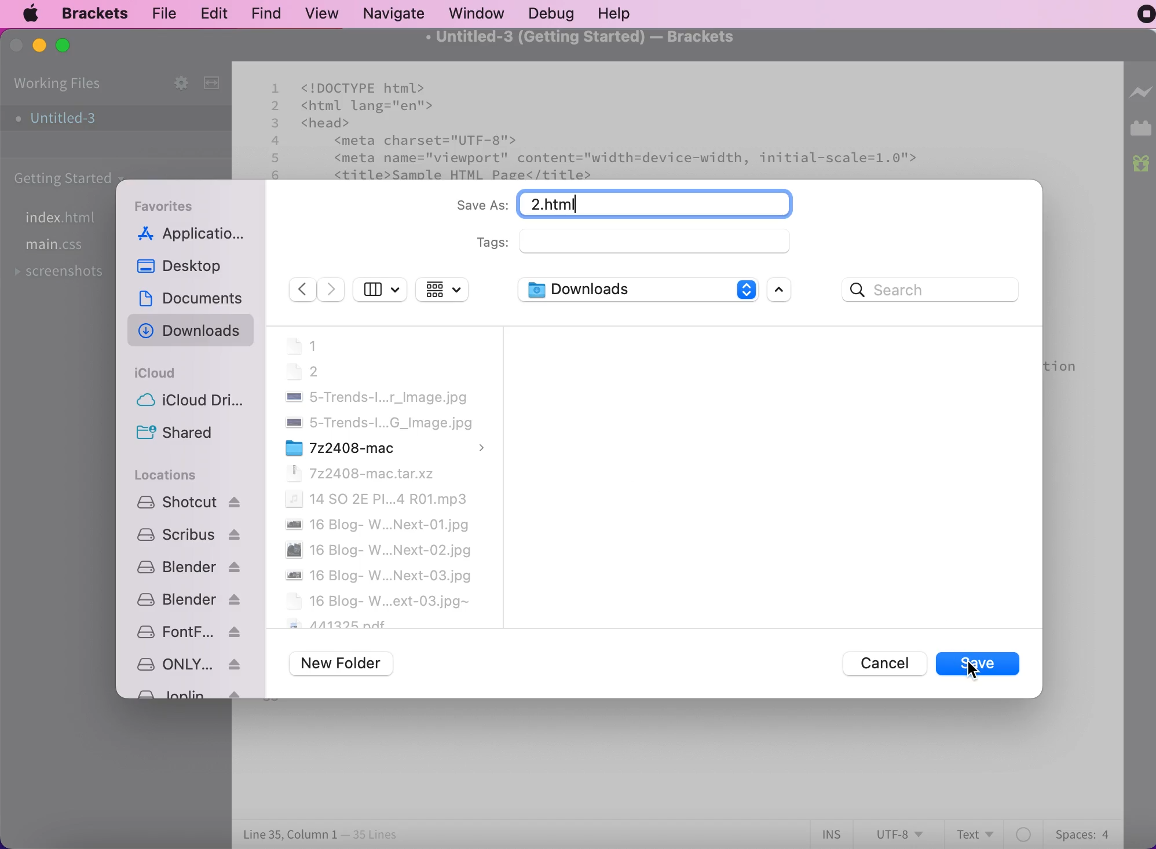 This screenshot has width=1156, height=849. What do you see at coordinates (301, 288) in the screenshot?
I see `previous` at bounding box center [301, 288].